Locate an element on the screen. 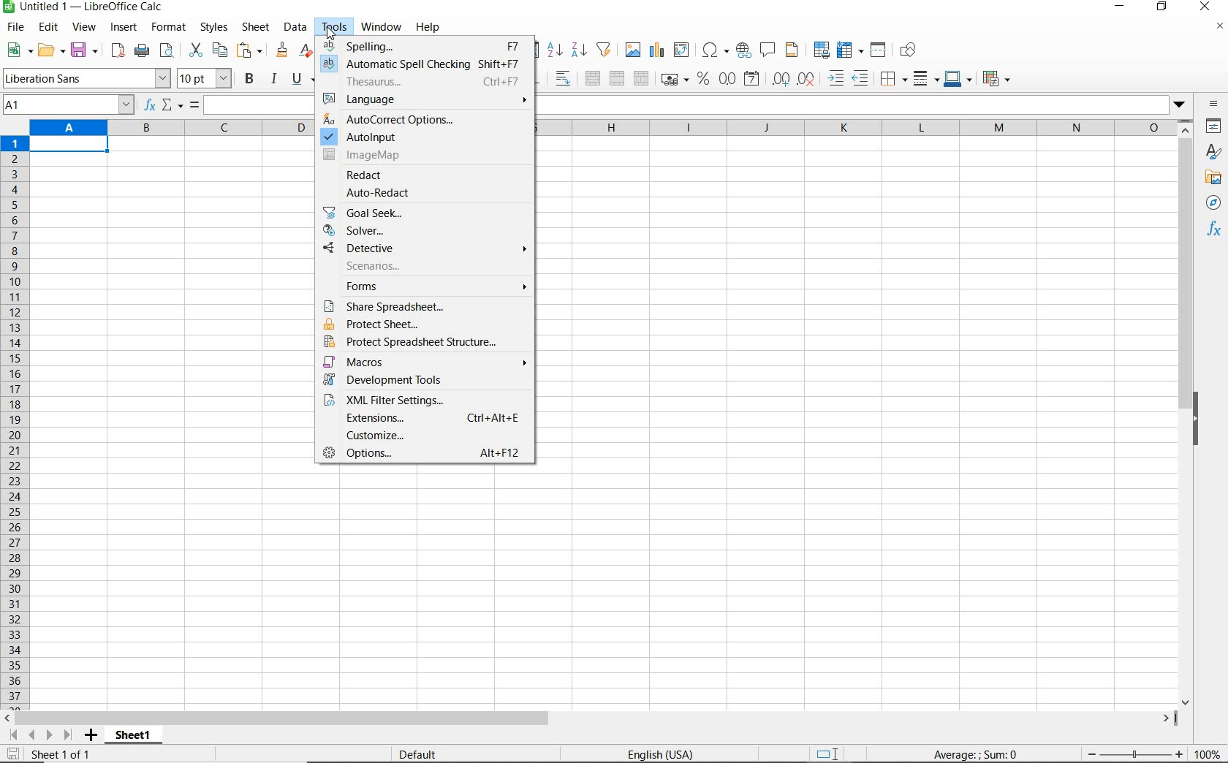 The width and height of the screenshot is (1228, 763). SHEET1 is located at coordinates (134, 734).